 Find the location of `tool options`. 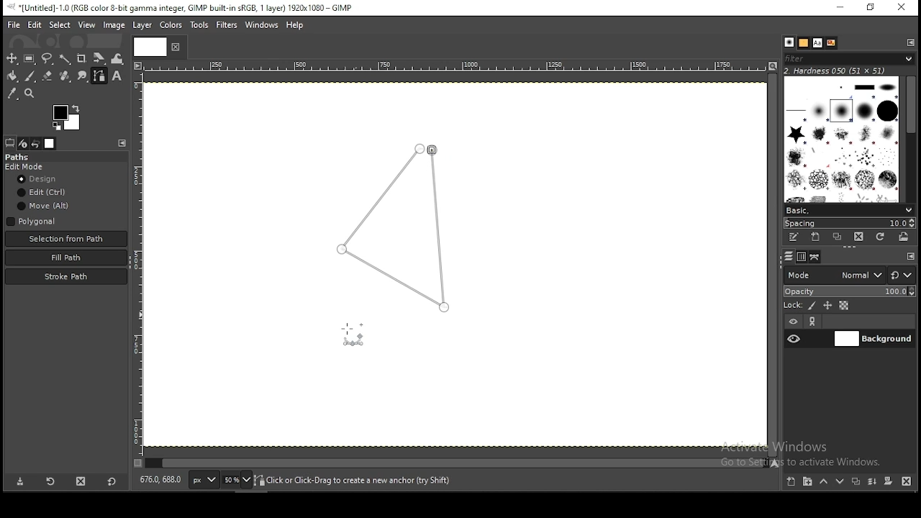

tool options is located at coordinates (10, 142).